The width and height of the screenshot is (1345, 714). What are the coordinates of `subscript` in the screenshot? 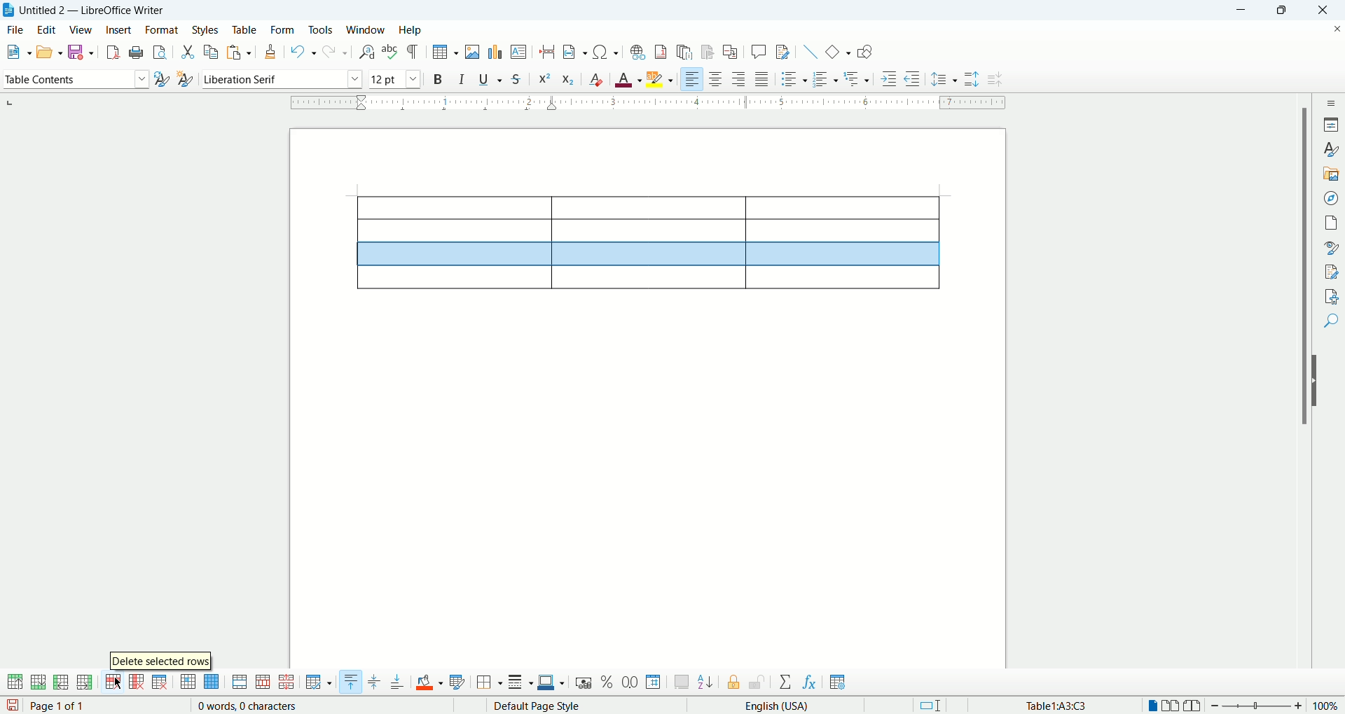 It's located at (567, 79).